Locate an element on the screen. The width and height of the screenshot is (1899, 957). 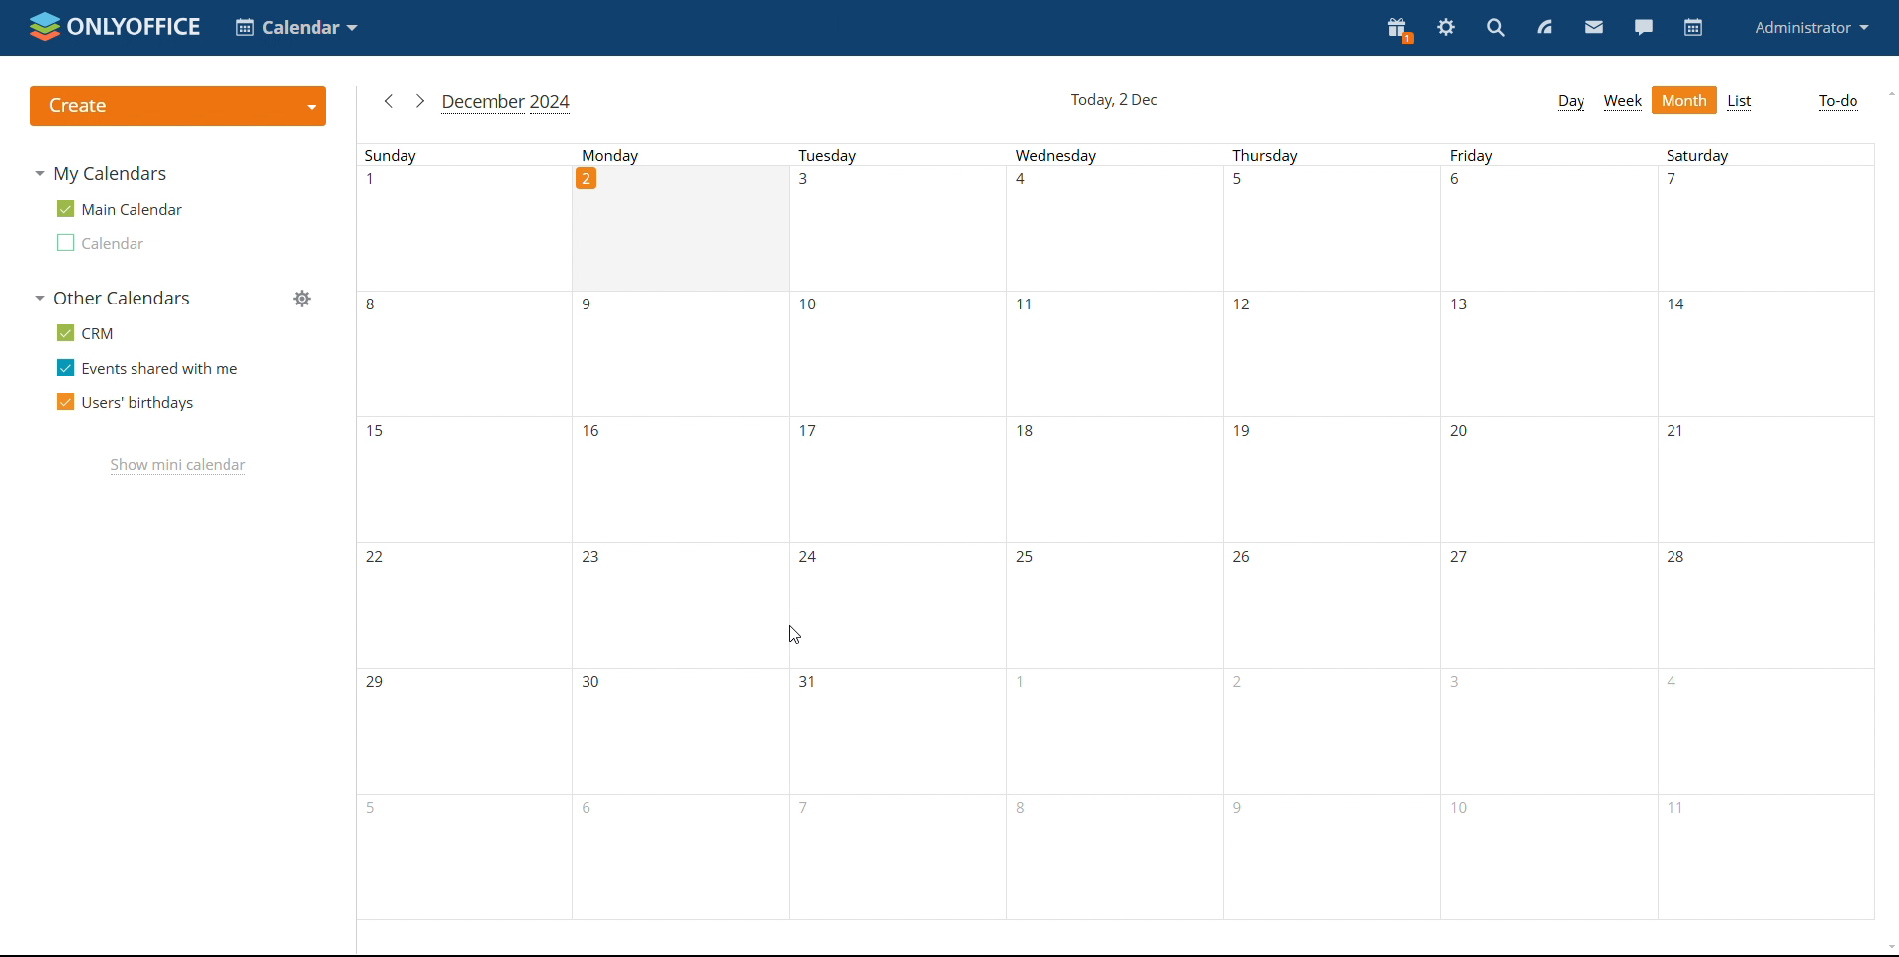
users' birthdays is located at coordinates (125, 404).